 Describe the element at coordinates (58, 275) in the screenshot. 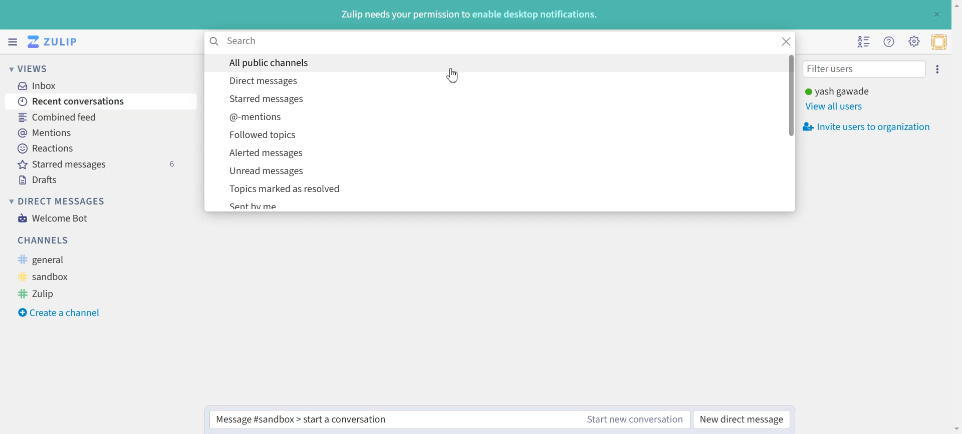

I see `sandbox` at that location.